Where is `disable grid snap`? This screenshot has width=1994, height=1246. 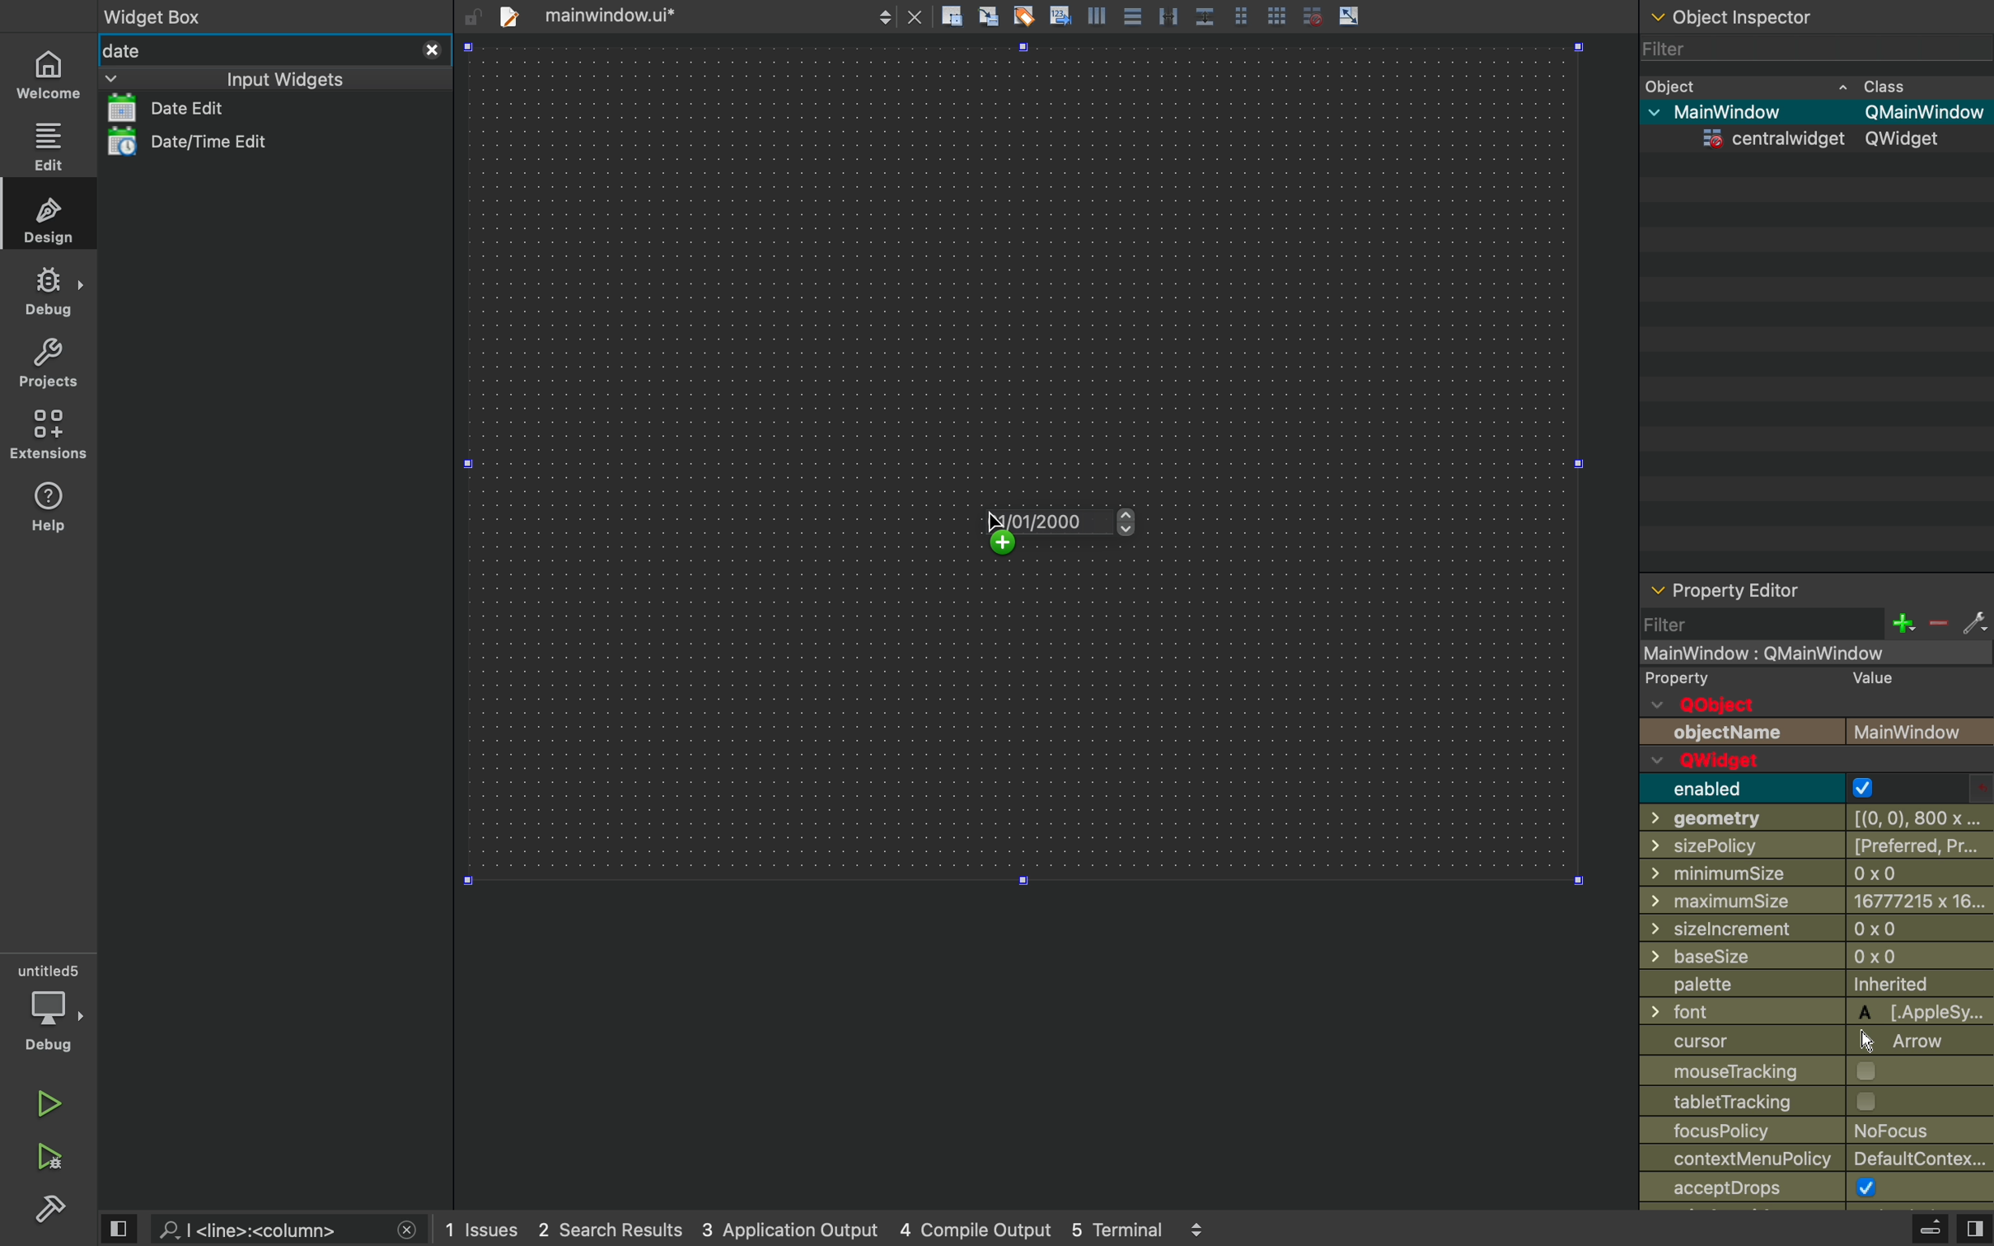 disable grid snap is located at coordinates (1314, 15).